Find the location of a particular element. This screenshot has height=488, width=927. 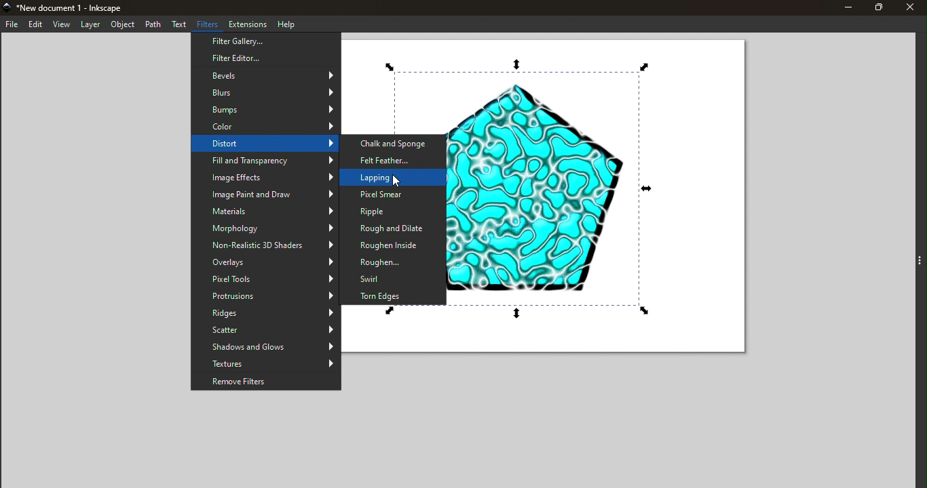

Minimize is located at coordinates (844, 7).